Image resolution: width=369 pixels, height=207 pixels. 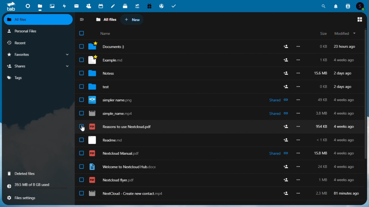 What do you see at coordinates (347, 193) in the screenshot?
I see `81 minutes ago` at bounding box center [347, 193].